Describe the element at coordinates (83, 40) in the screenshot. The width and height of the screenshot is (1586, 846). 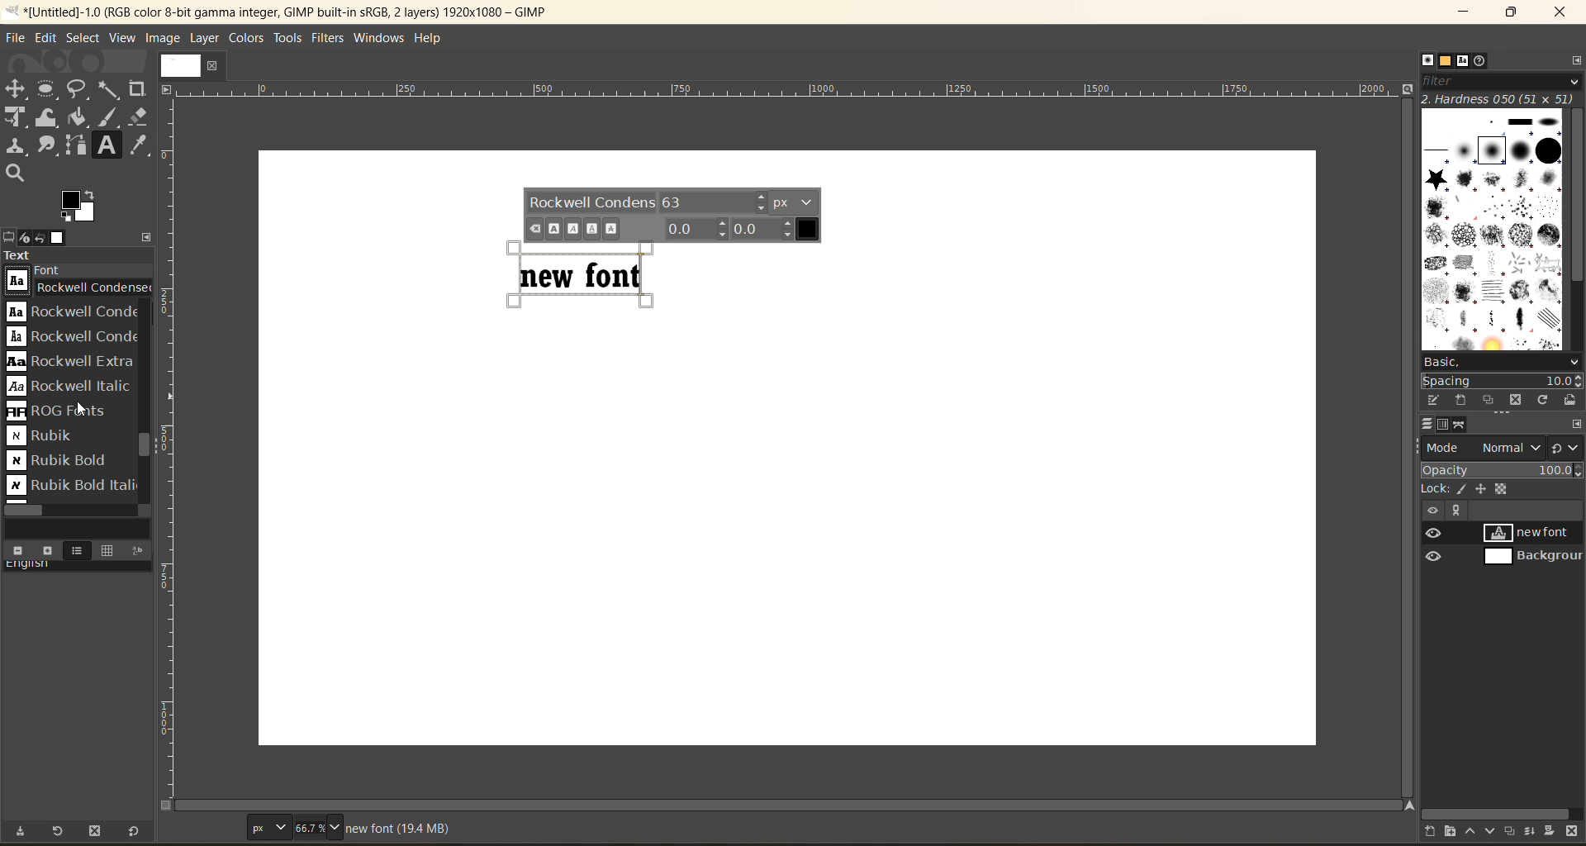
I see `select` at that location.